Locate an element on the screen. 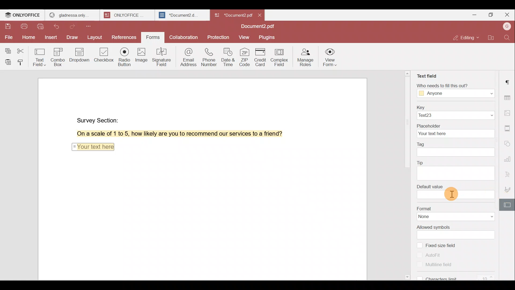  Fixed size field is located at coordinates (446, 245).